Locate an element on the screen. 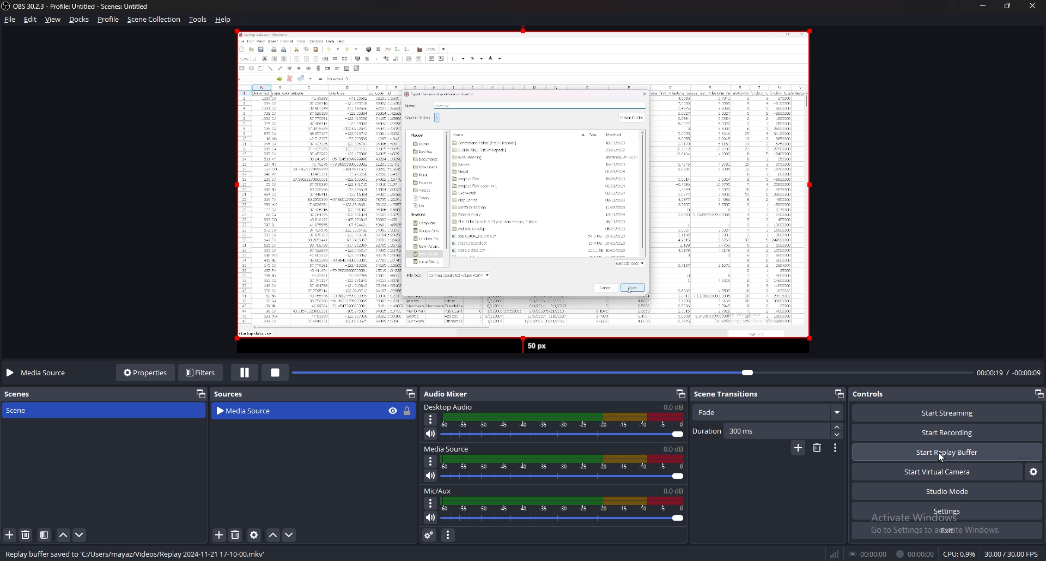 Image resolution: width=1046 pixels, height=561 pixels. scene transitions is located at coordinates (733, 394).